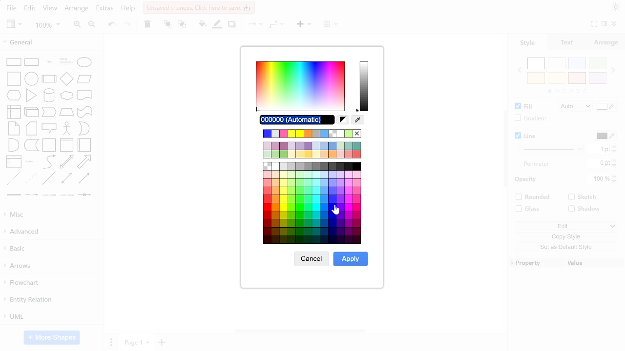 This screenshot has height=351, width=625. Describe the element at coordinates (552, 149) in the screenshot. I see `line style` at that location.